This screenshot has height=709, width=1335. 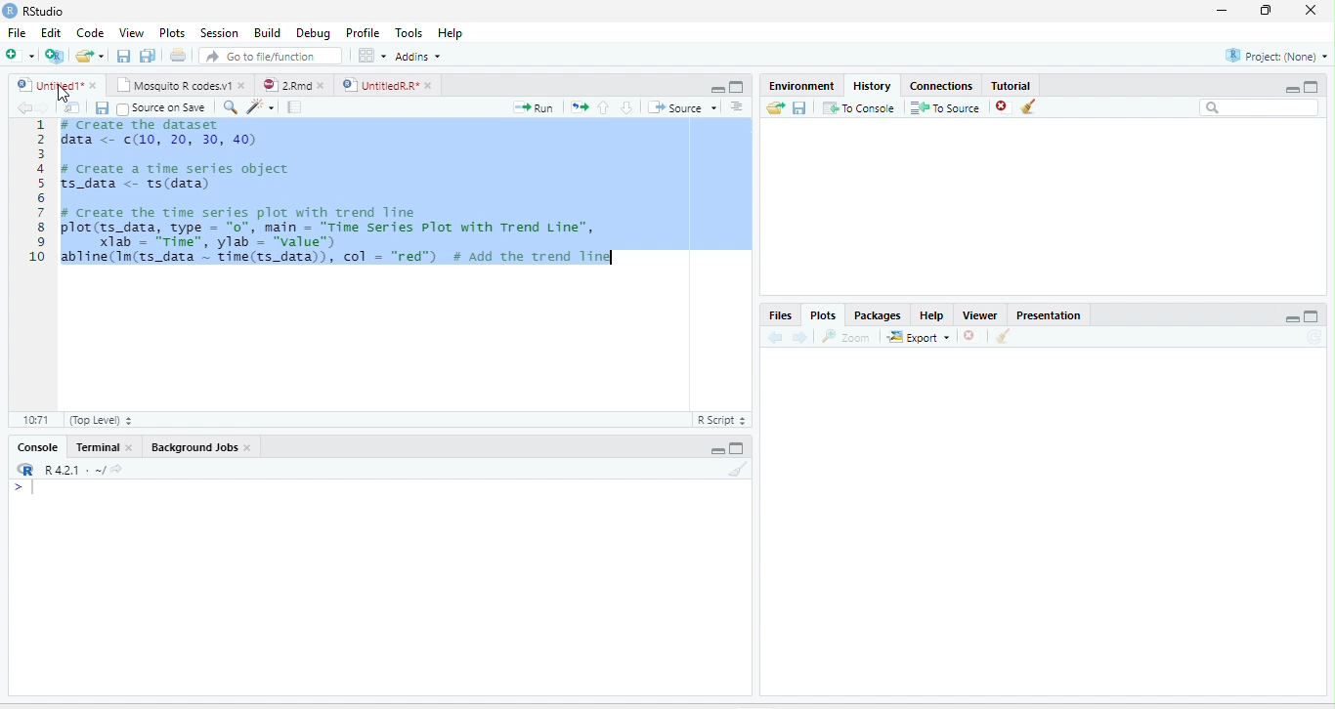 I want to click on Addins, so click(x=418, y=57).